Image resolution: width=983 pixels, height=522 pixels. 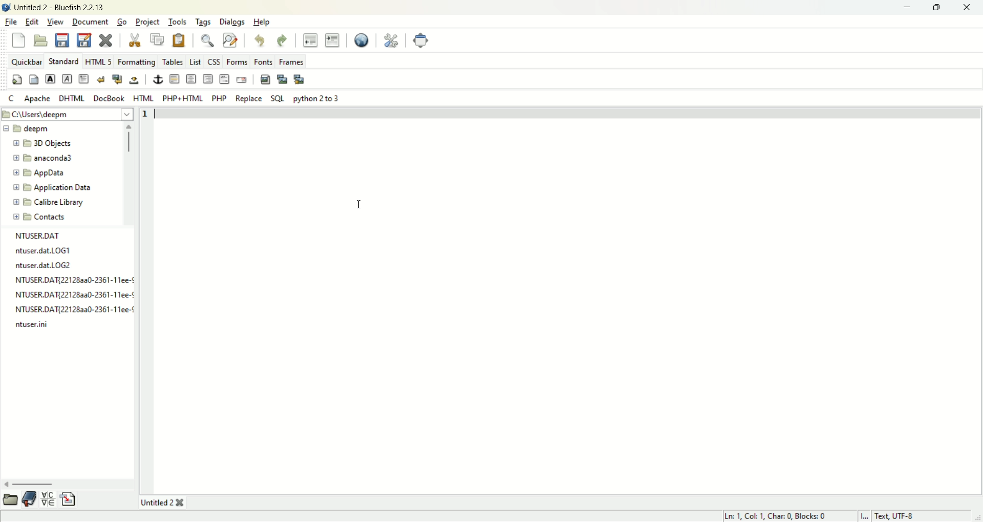 What do you see at coordinates (362, 39) in the screenshot?
I see `preview in browser` at bounding box center [362, 39].